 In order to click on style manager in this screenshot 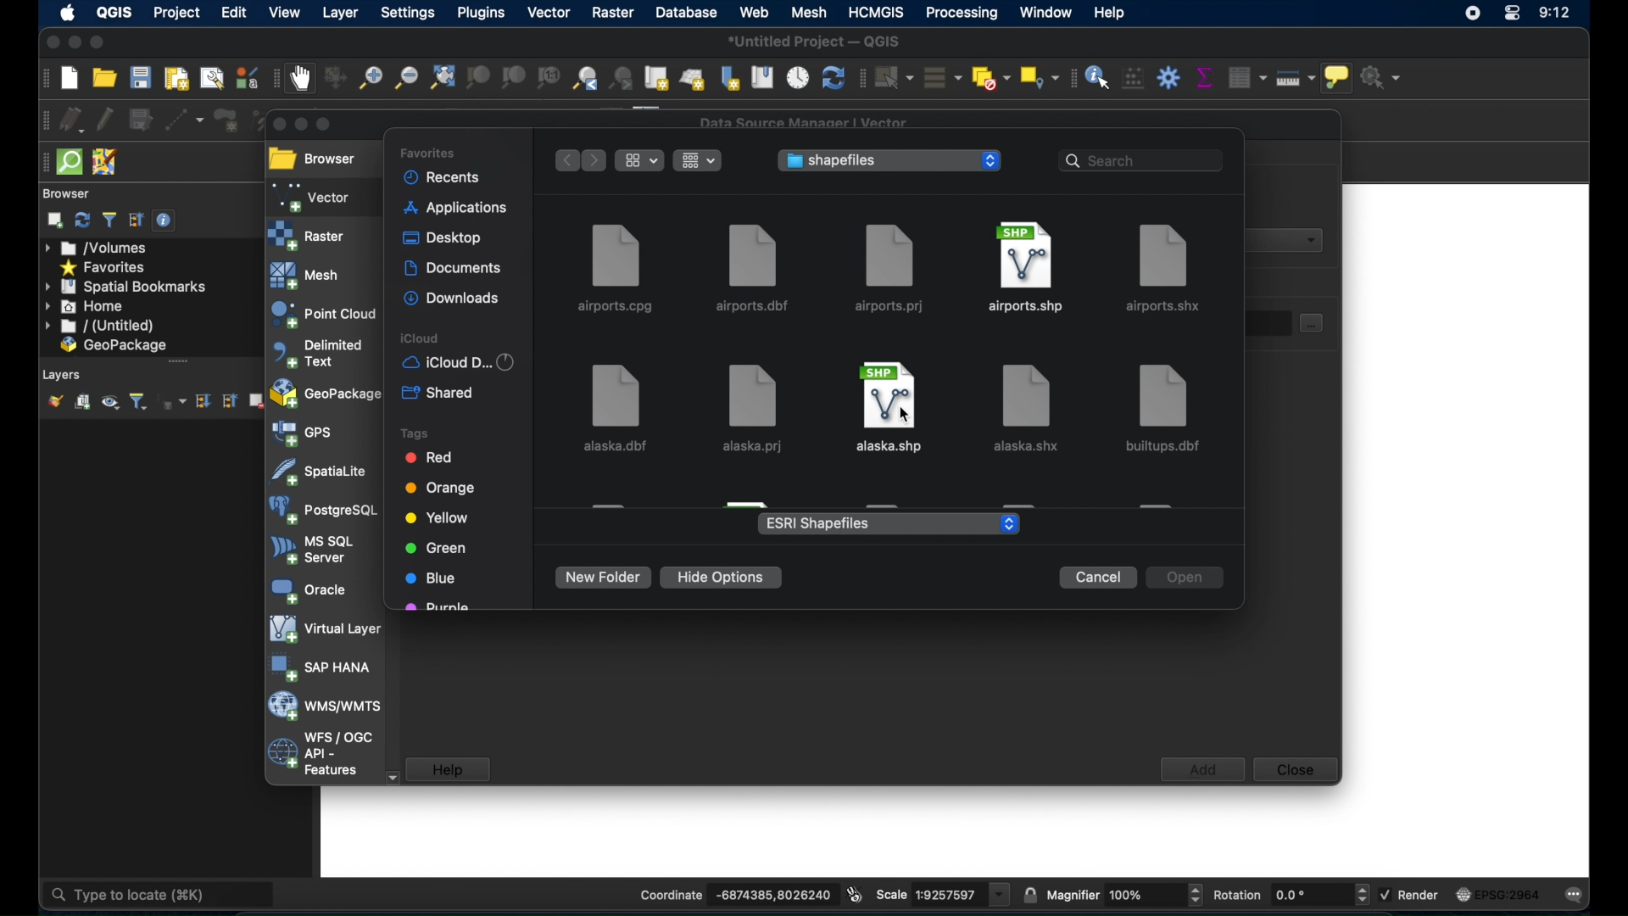, I will do `click(246, 76)`.